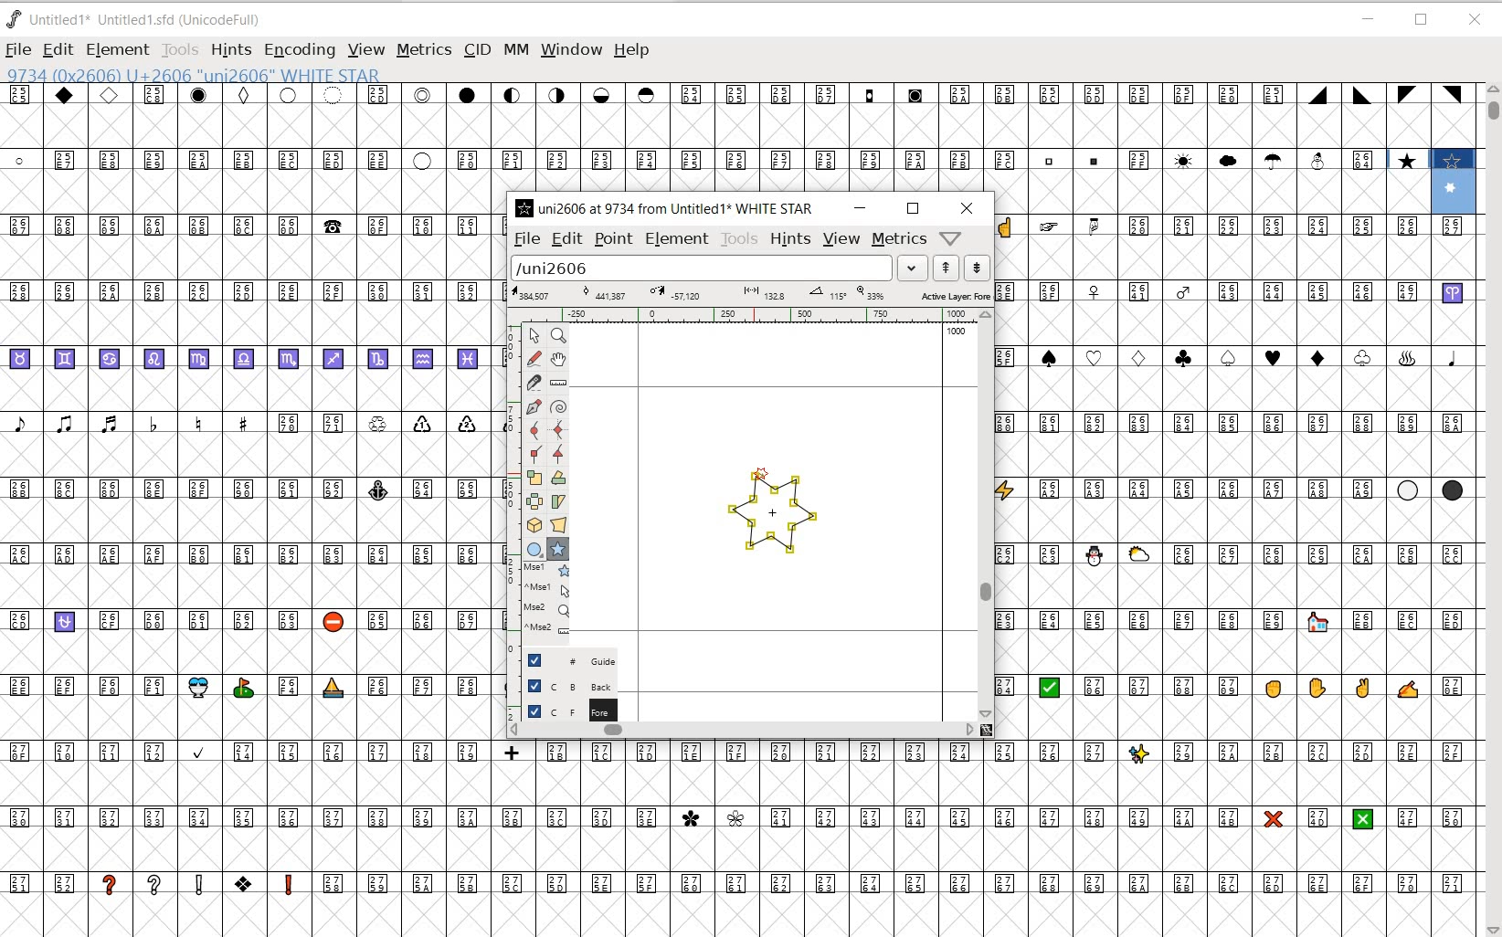  I want to click on RECTANGLE OR ELLIPSE, so click(536, 550).